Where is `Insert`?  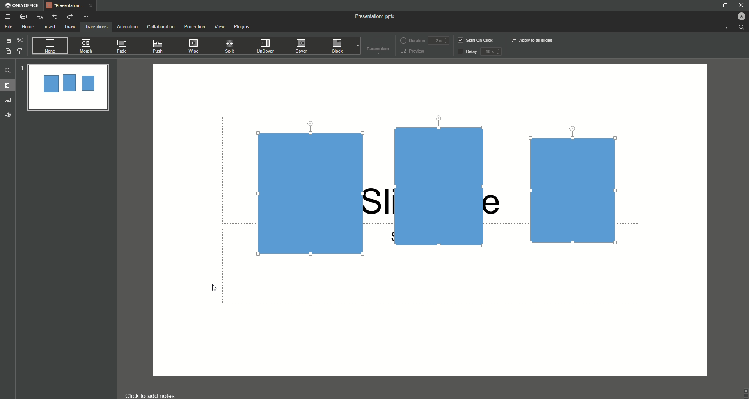
Insert is located at coordinates (49, 27).